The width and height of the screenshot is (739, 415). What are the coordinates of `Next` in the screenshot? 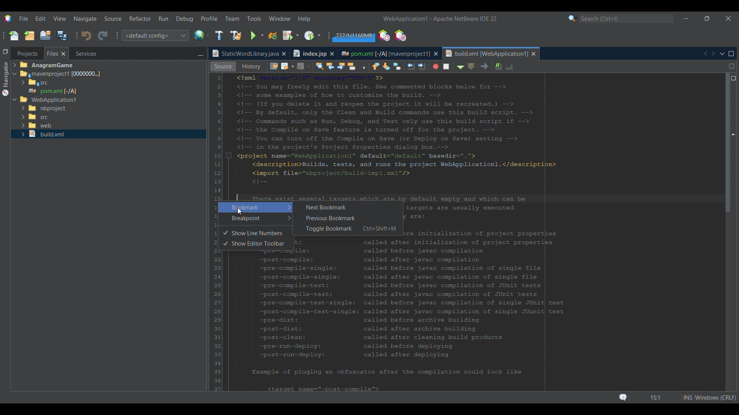 It's located at (713, 53).